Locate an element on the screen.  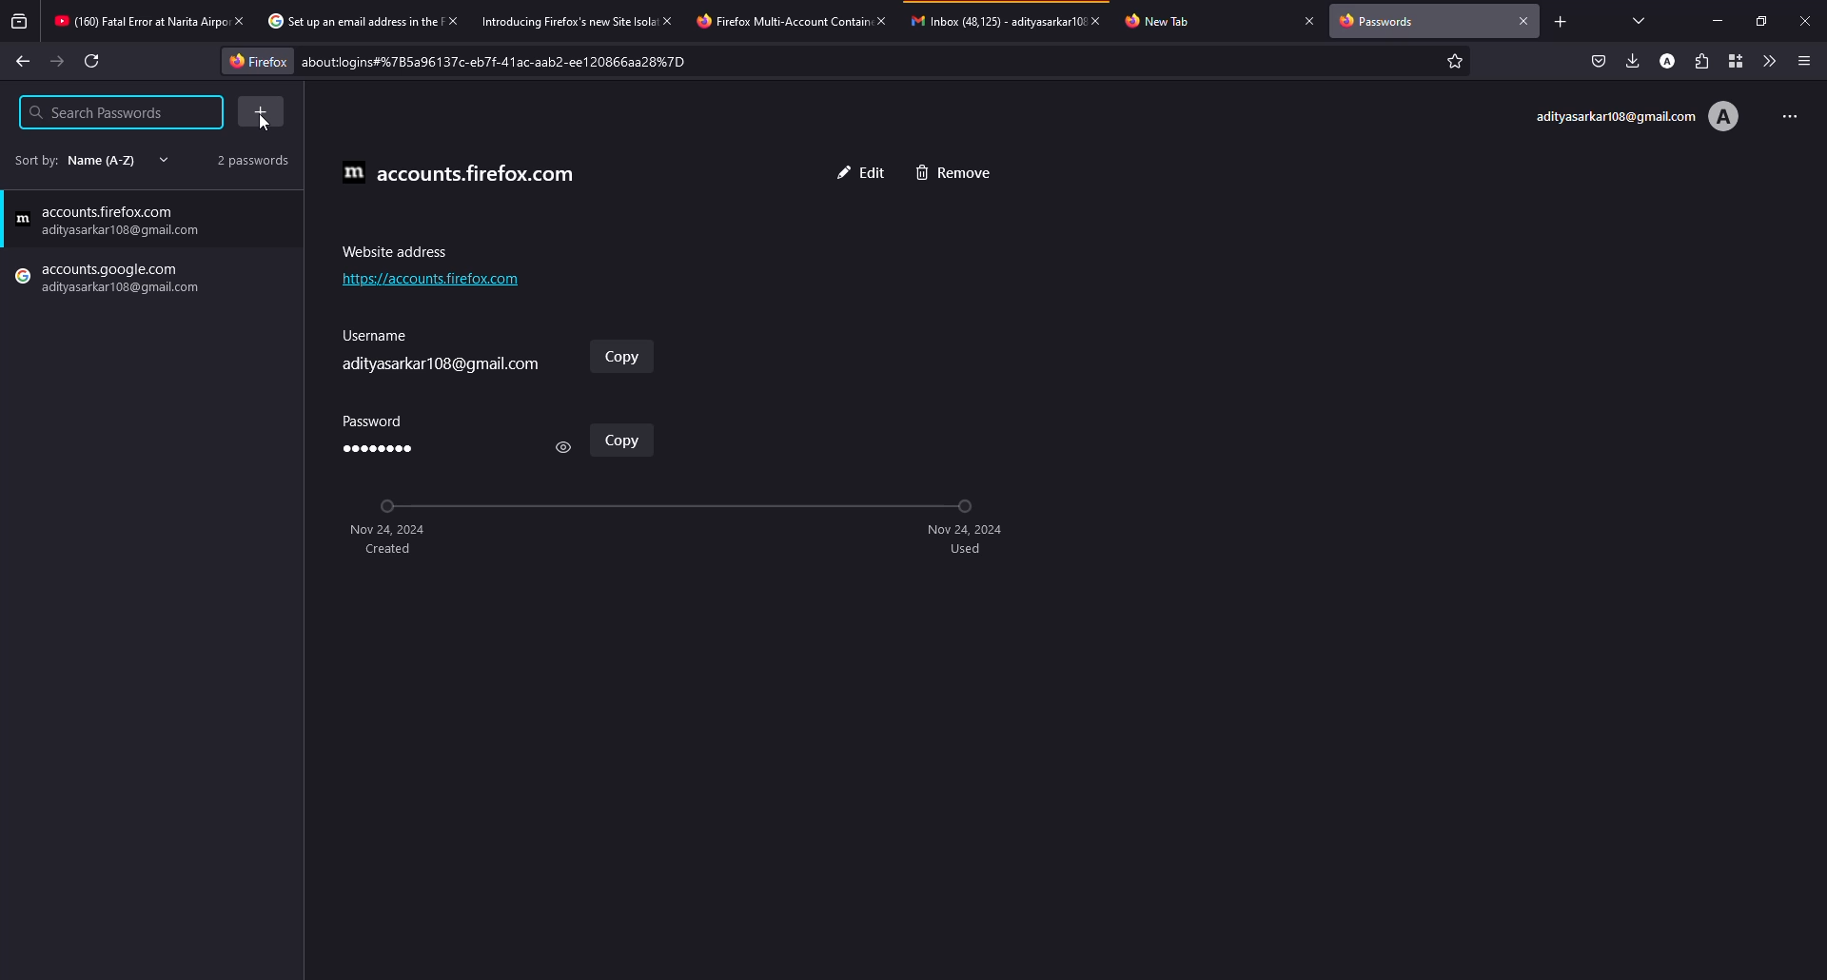
menu is located at coordinates (1804, 61).